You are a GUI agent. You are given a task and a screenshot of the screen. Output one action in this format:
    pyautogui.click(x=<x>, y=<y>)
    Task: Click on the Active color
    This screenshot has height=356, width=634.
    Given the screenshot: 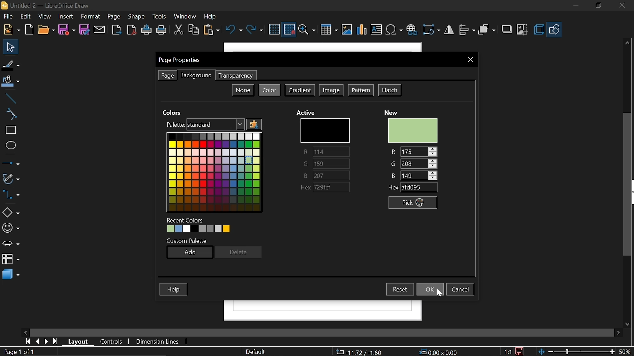 What is the action you would take?
    pyautogui.click(x=323, y=130)
    